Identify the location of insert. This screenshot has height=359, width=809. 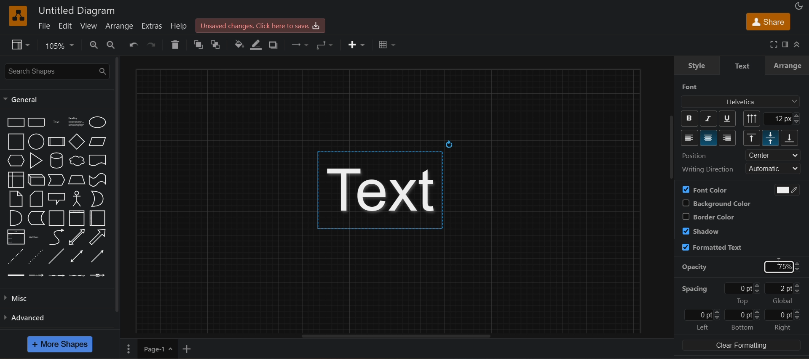
(356, 45).